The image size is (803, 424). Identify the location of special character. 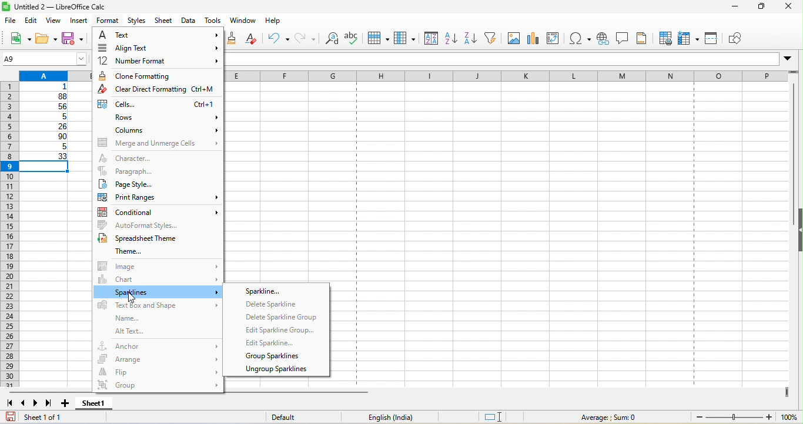
(580, 39).